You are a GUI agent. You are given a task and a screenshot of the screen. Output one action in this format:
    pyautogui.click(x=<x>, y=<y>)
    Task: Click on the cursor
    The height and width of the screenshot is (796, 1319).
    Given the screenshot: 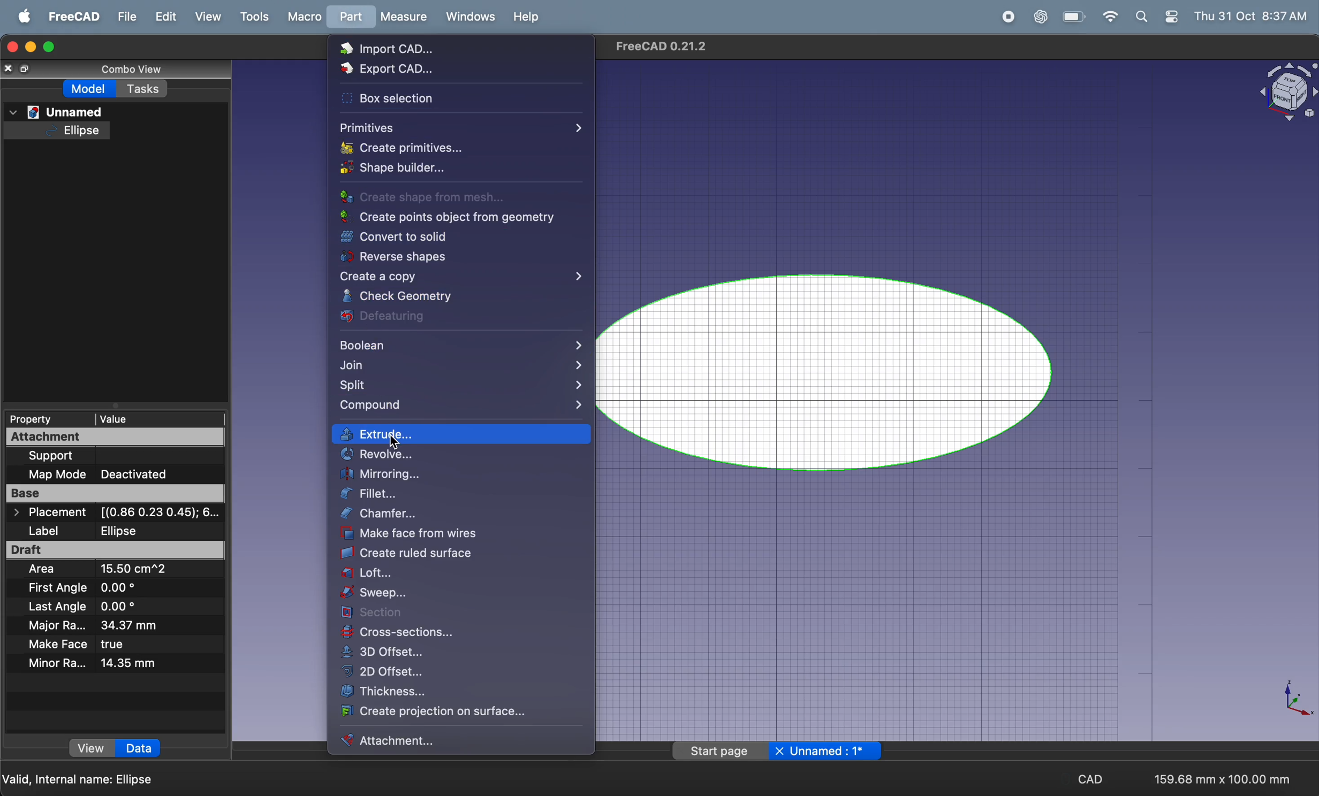 What is the action you would take?
    pyautogui.click(x=397, y=444)
    